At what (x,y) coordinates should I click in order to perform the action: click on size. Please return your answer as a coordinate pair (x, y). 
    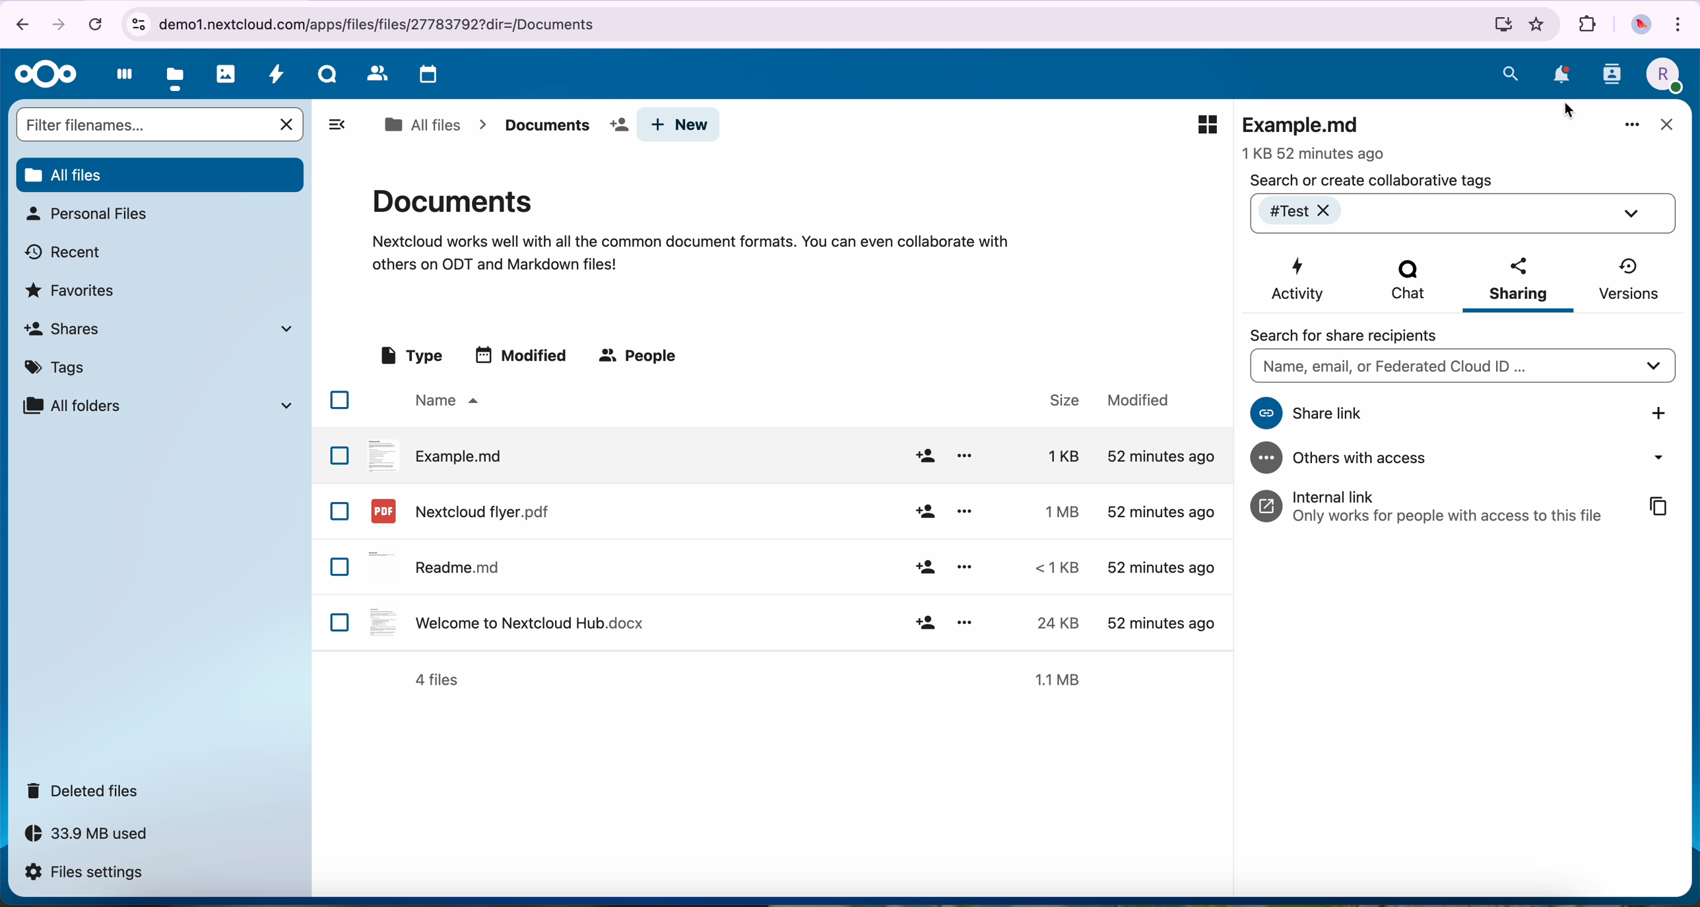
    Looking at the image, I should click on (1051, 455).